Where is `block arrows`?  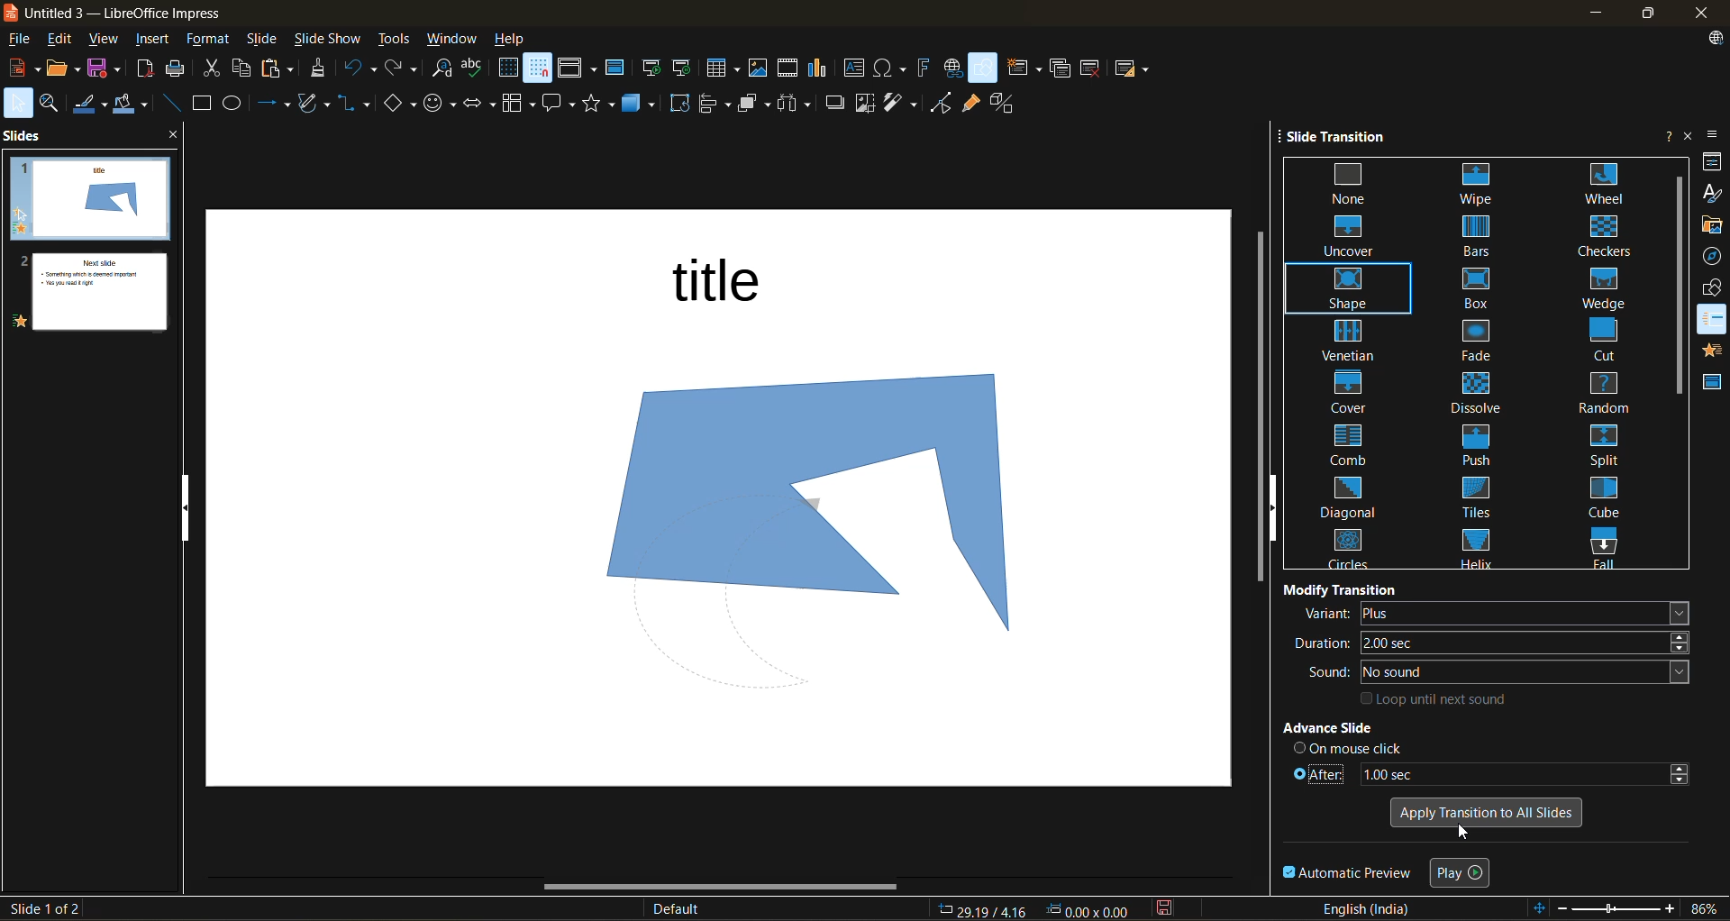
block arrows is located at coordinates (481, 103).